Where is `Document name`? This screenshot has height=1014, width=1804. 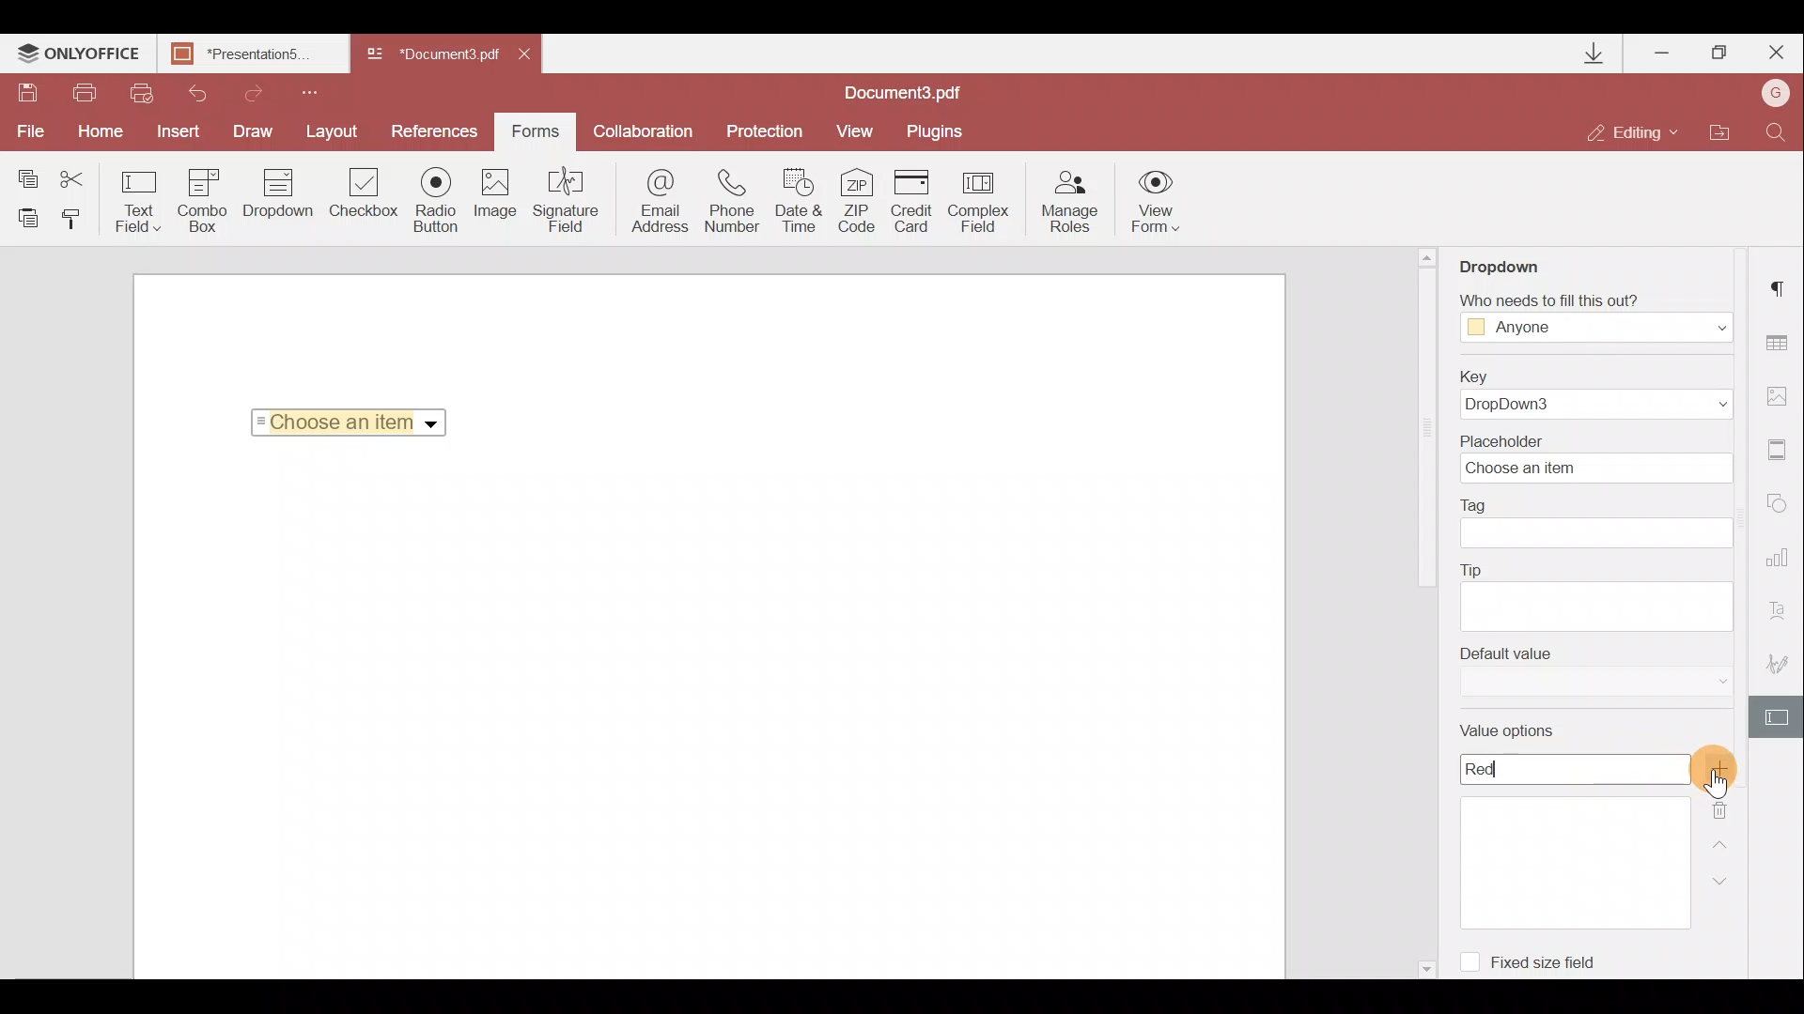
Document name is located at coordinates (912, 92).